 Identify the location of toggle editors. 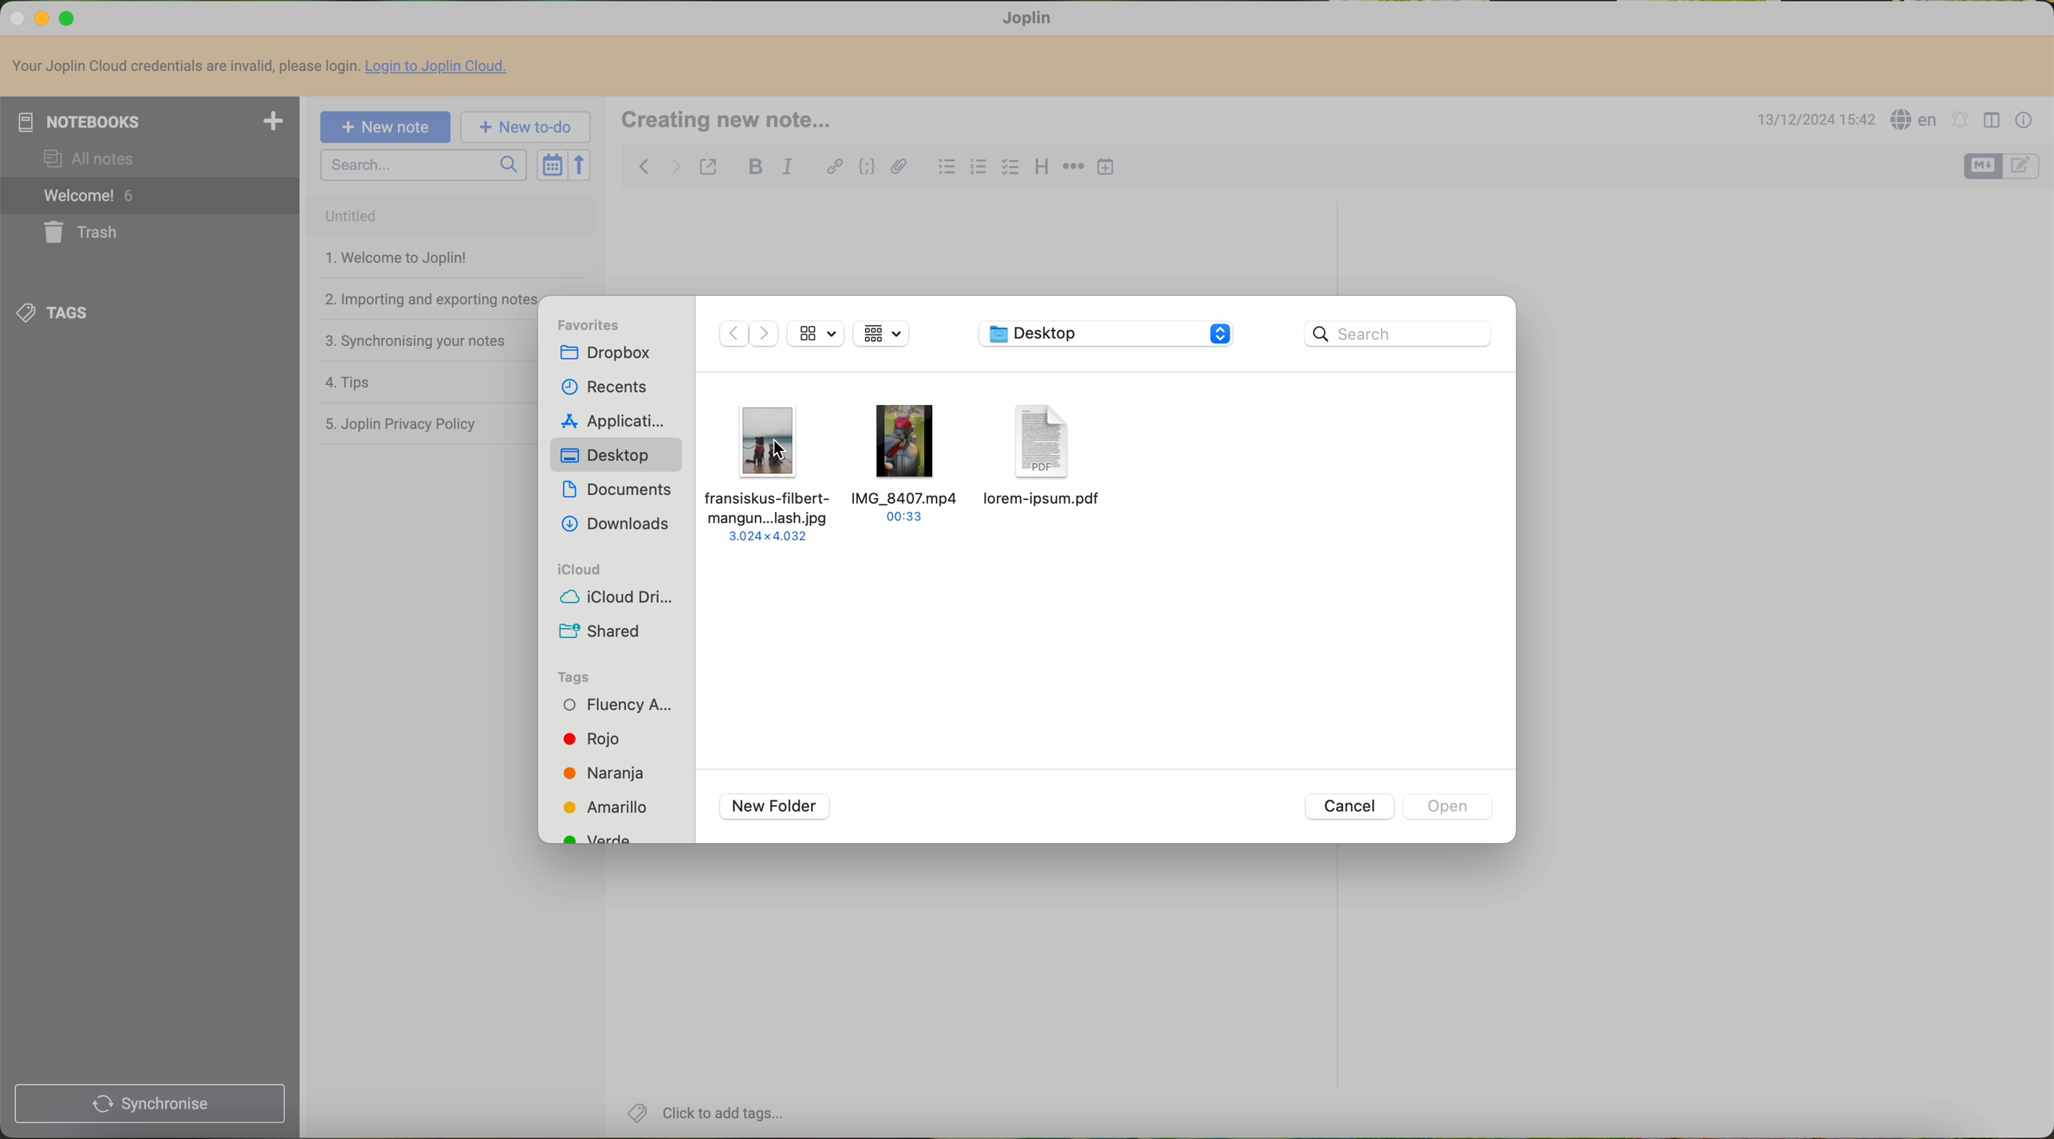
(2024, 168).